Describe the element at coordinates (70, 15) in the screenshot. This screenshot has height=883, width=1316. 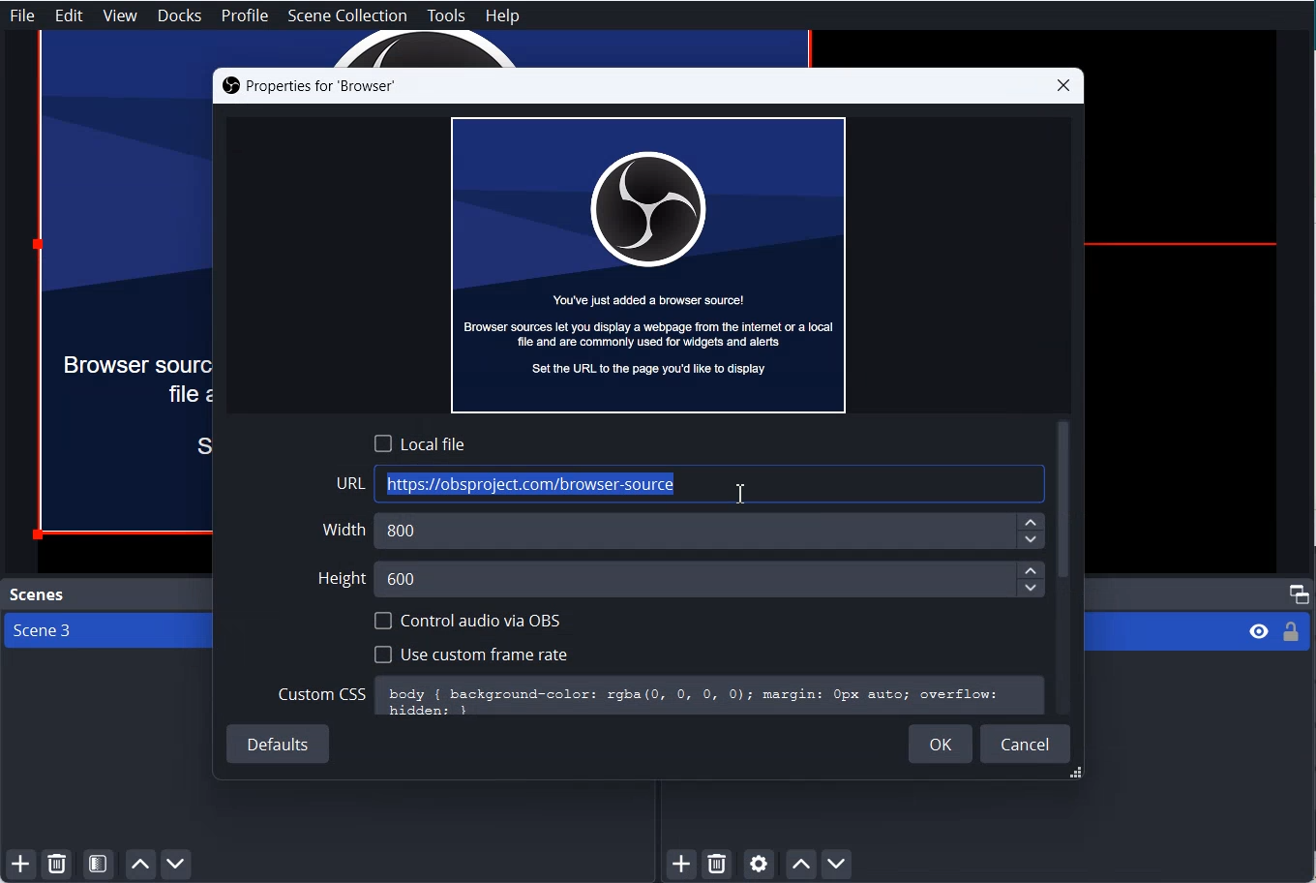
I see `Edit` at that location.